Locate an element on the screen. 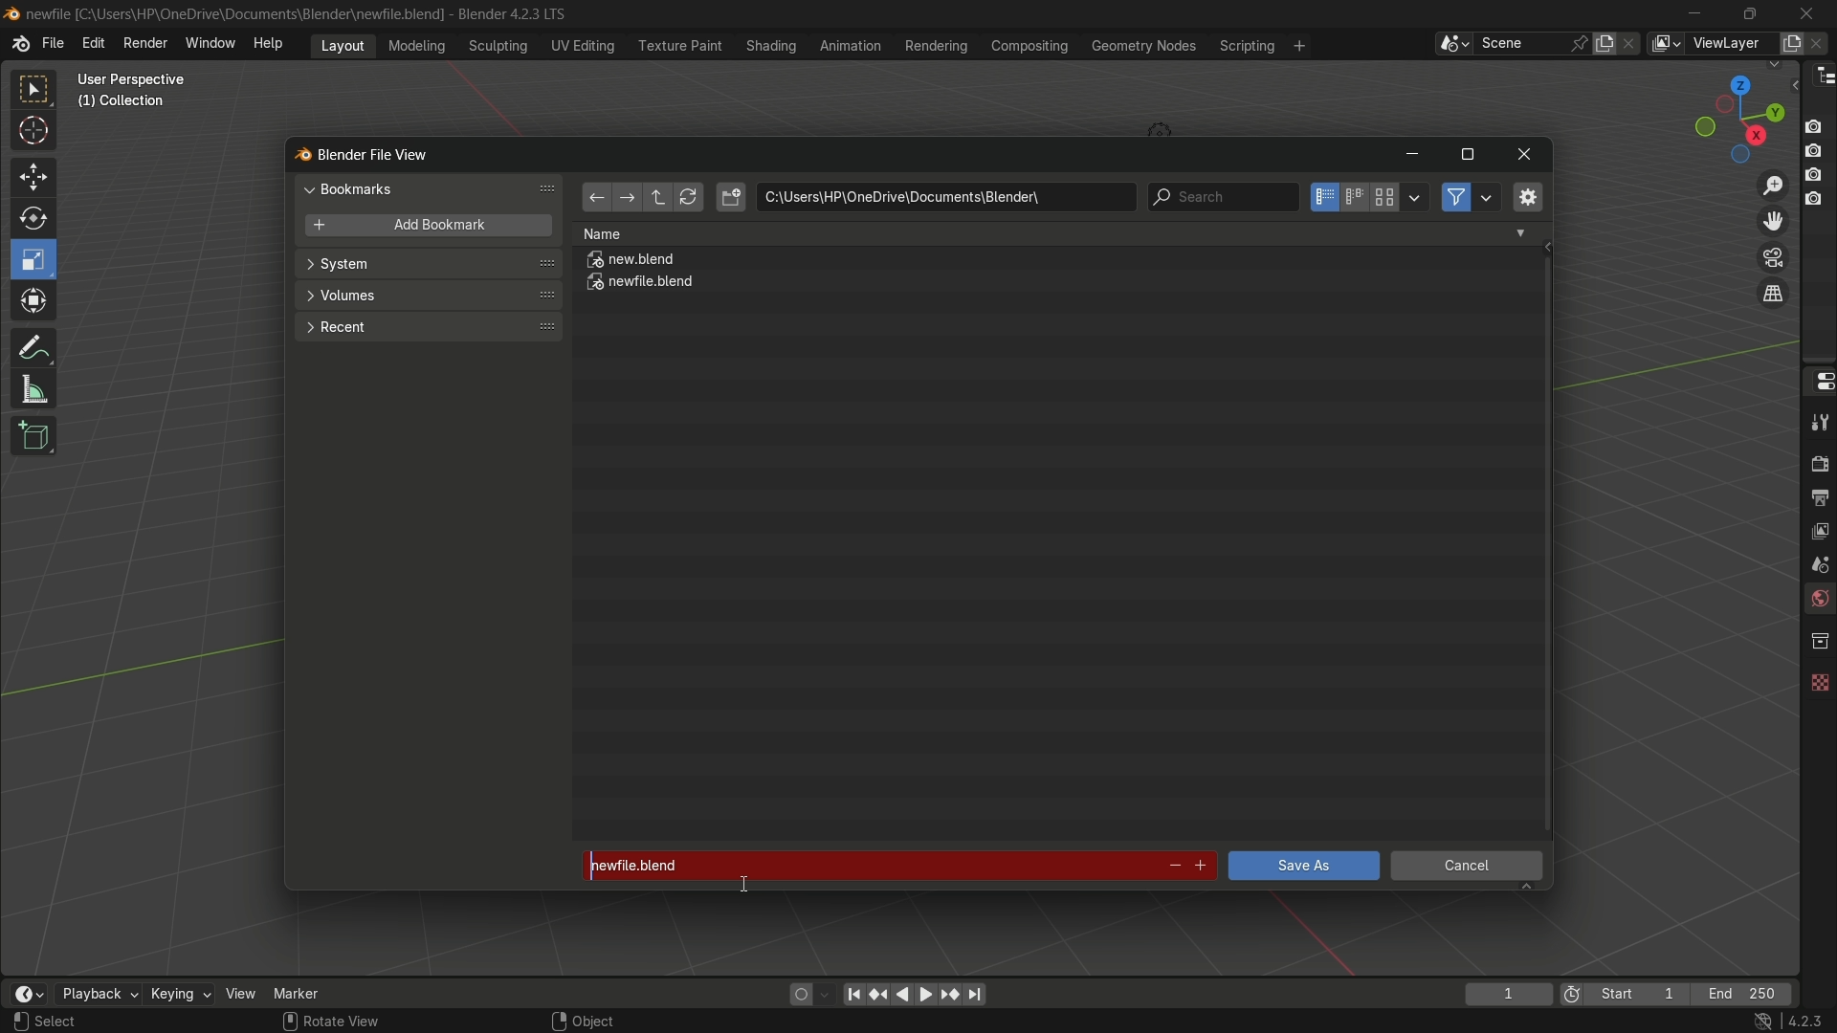 The height and width of the screenshot is (1033, 1837). User prepective is located at coordinates (140, 79).